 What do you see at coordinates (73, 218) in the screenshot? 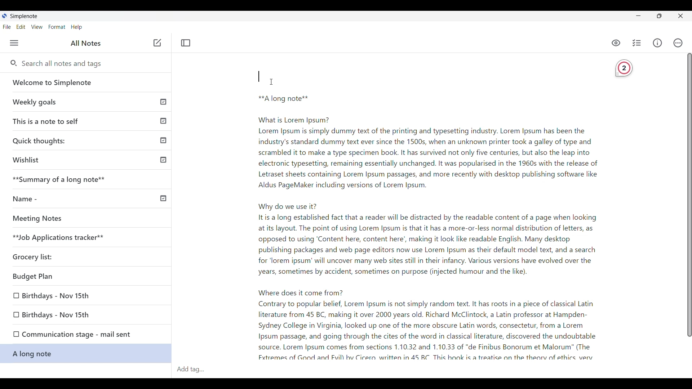
I see `Meeting notes` at bounding box center [73, 218].